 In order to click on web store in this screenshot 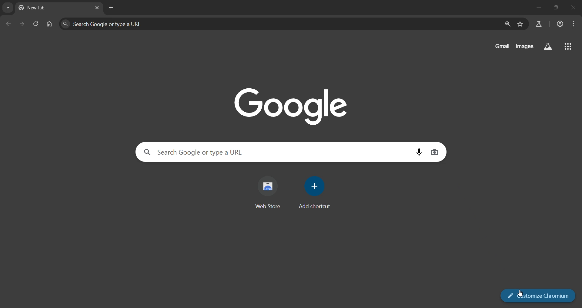, I will do `click(269, 191)`.